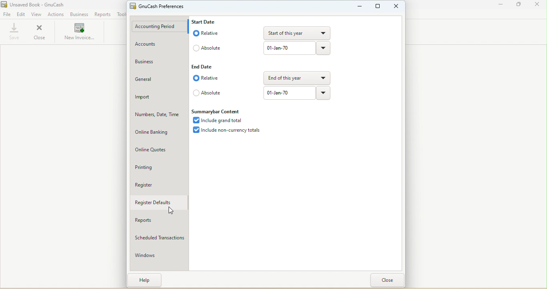 This screenshot has width=547, height=289. Describe the element at coordinates (208, 93) in the screenshot. I see `Absolute` at that location.